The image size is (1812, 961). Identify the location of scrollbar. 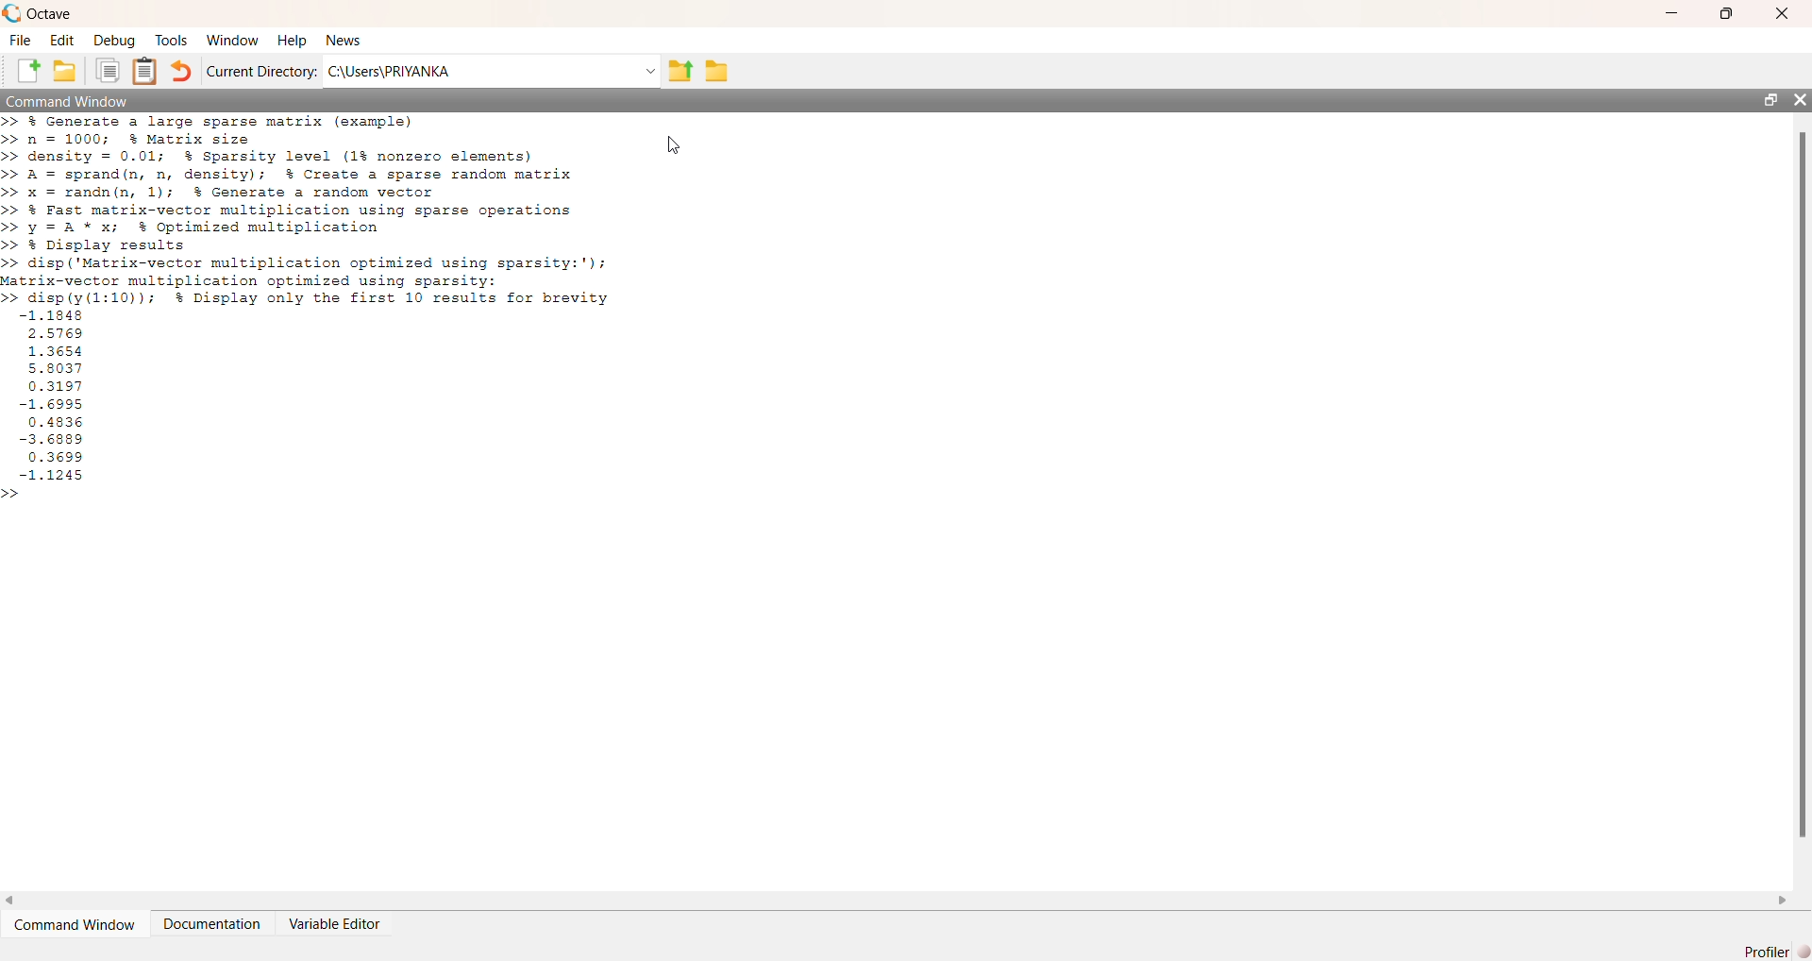
(1800, 485).